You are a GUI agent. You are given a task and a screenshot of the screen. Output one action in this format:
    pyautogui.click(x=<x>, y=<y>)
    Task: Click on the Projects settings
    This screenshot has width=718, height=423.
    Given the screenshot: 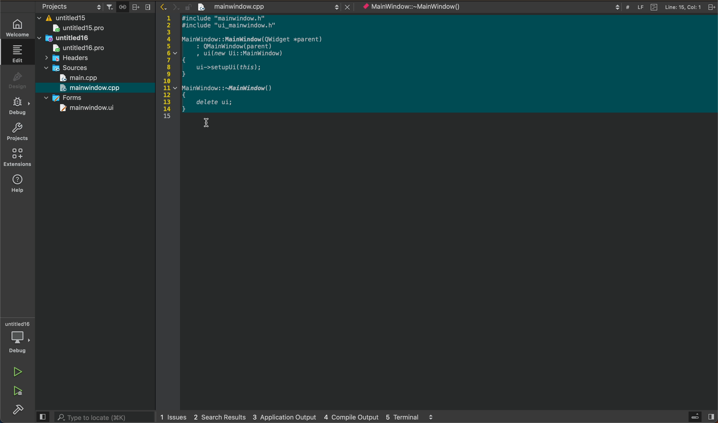 What is the action you would take?
    pyautogui.click(x=66, y=6)
    